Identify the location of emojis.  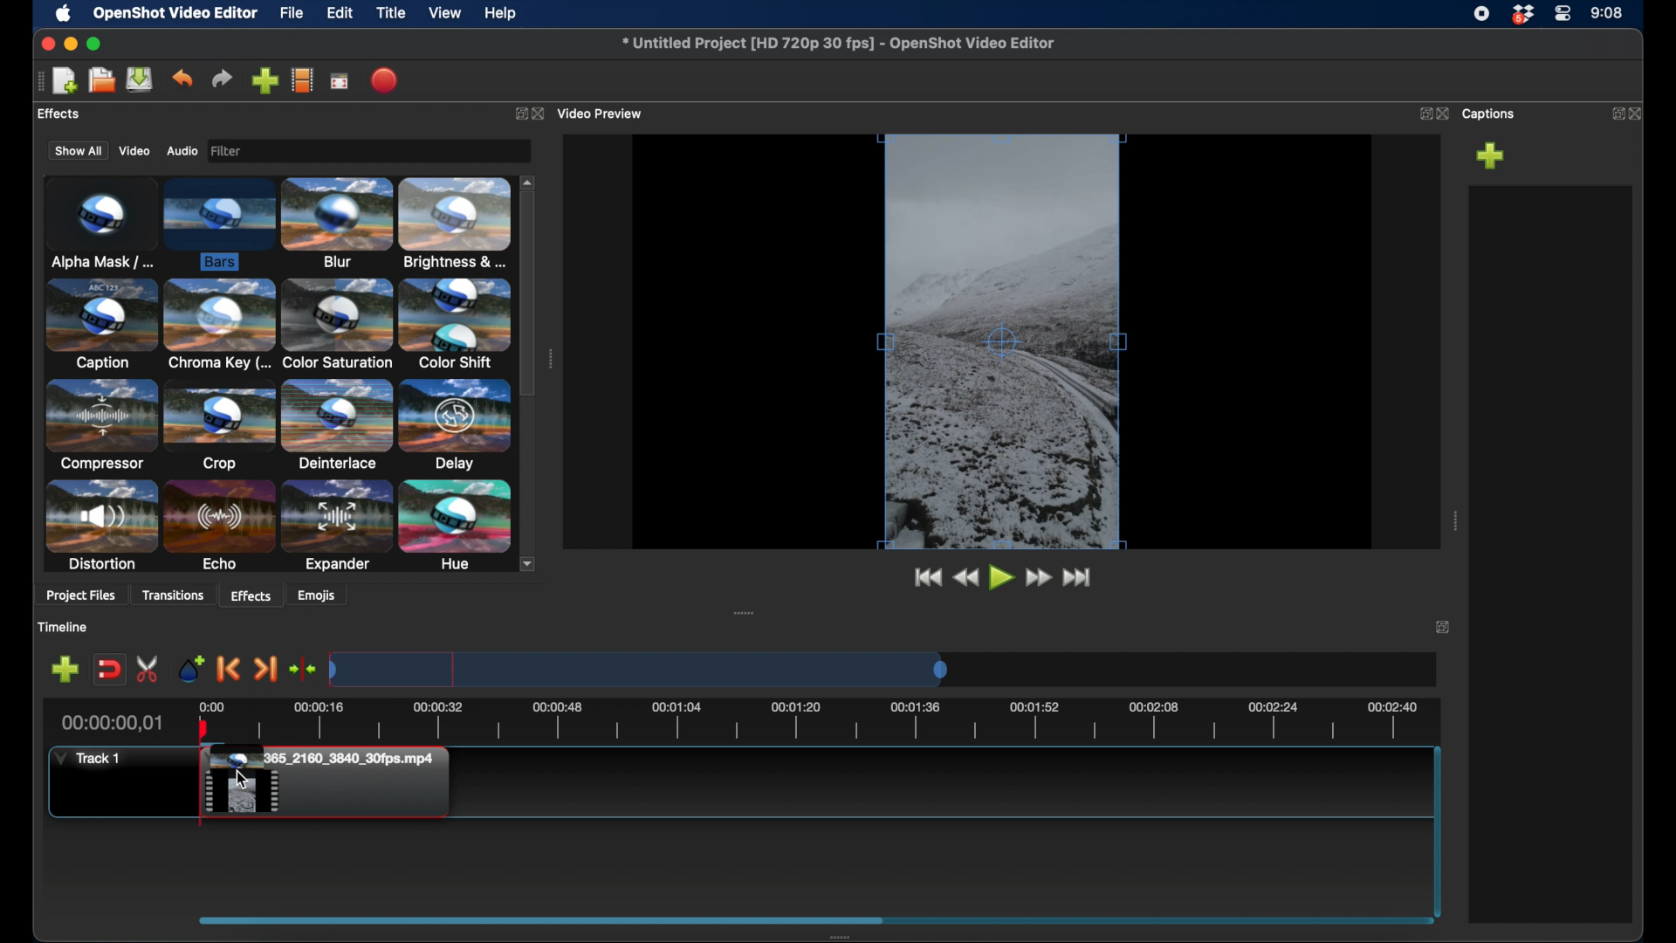
(318, 596).